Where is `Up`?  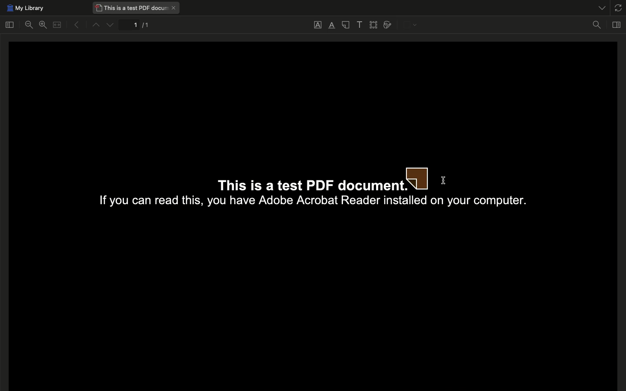 Up is located at coordinates (95, 26).